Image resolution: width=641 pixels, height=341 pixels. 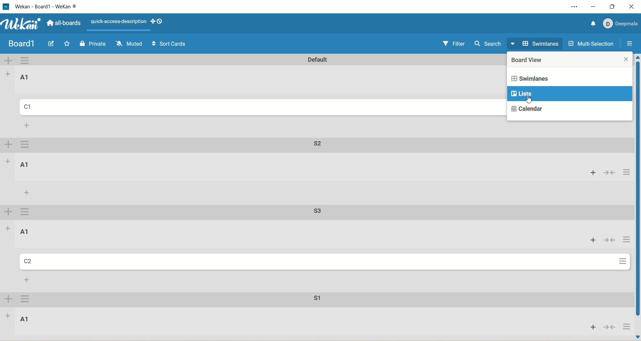 What do you see at coordinates (27, 300) in the screenshot?
I see `actions` at bounding box center [27, 300].